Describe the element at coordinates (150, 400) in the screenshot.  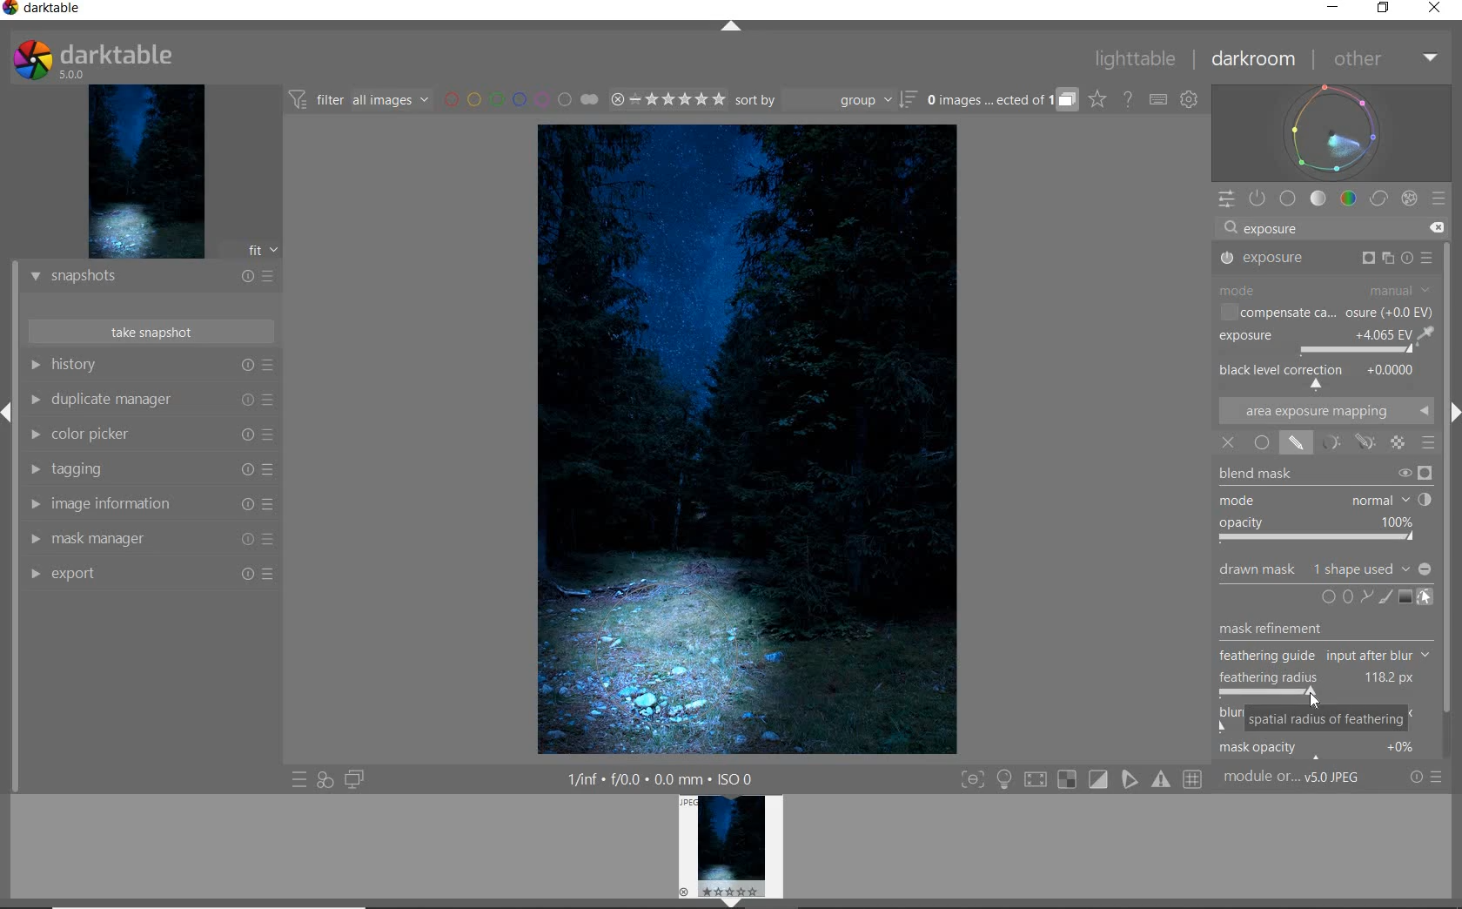
I see `DUPLICATE MANAGER` at that location.